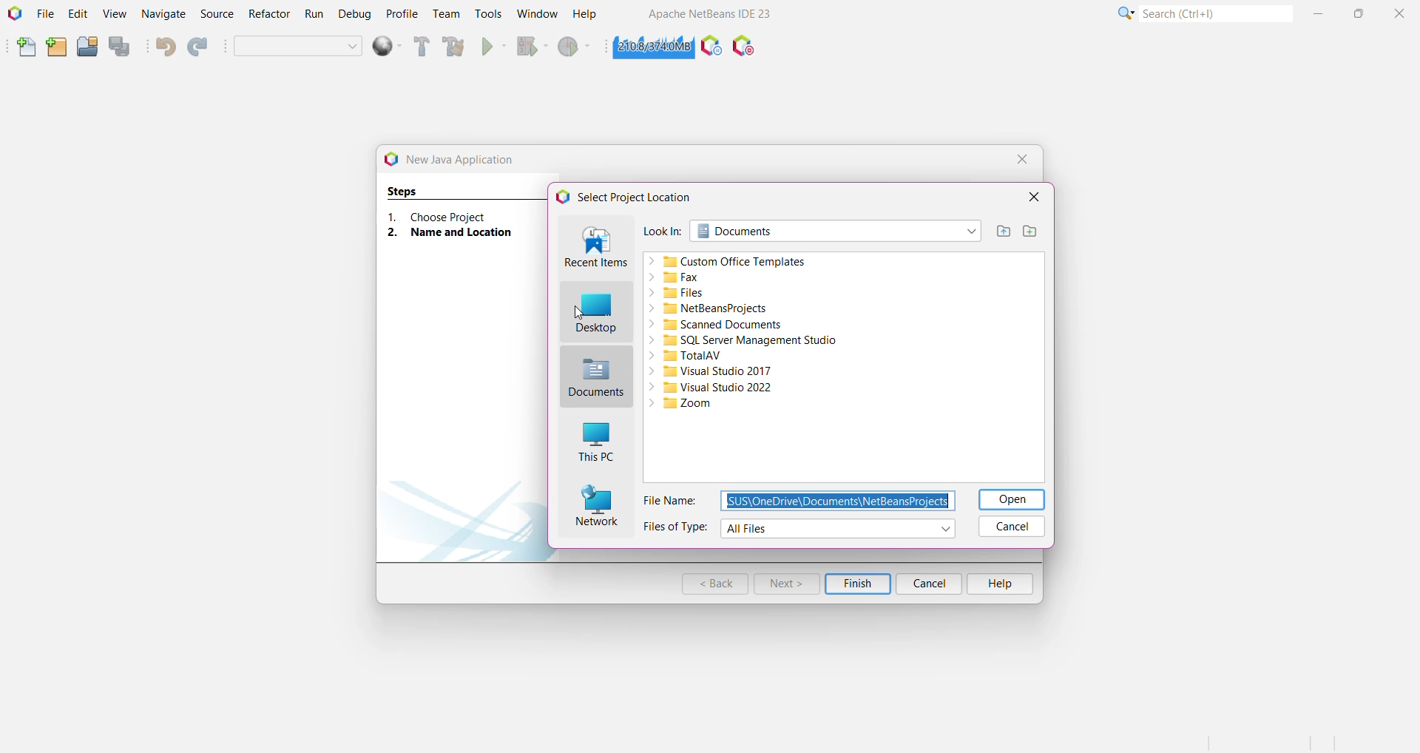  Describe the element at coordinates (1124, 16) in the screenshot. I see `More Options` at that location.